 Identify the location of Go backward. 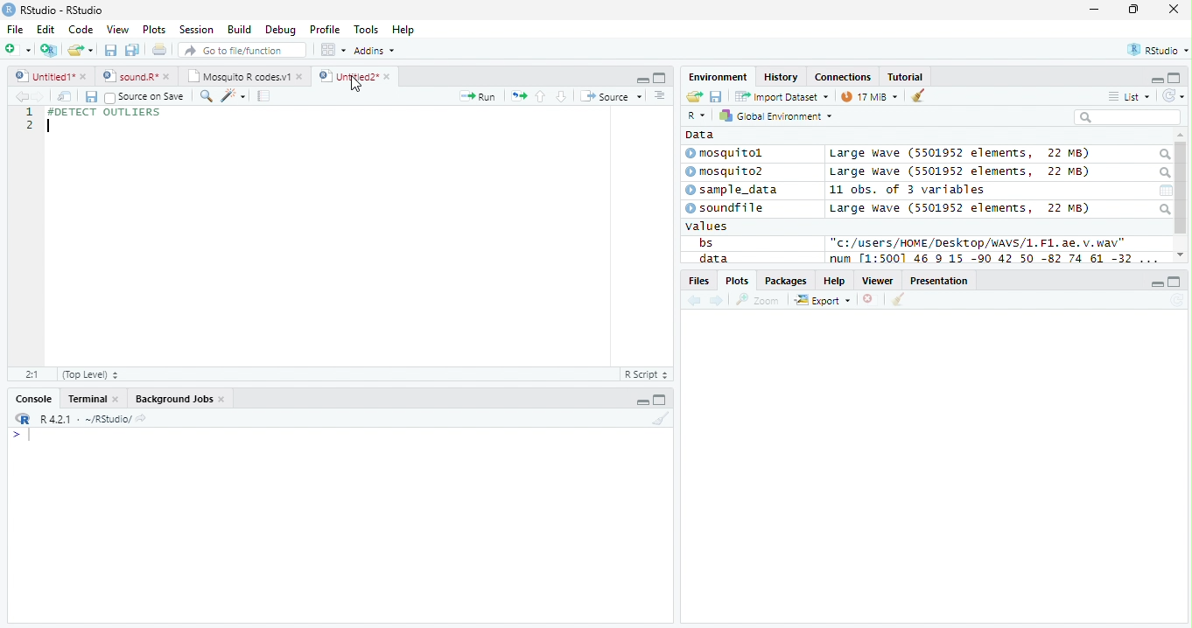
(695, 302).